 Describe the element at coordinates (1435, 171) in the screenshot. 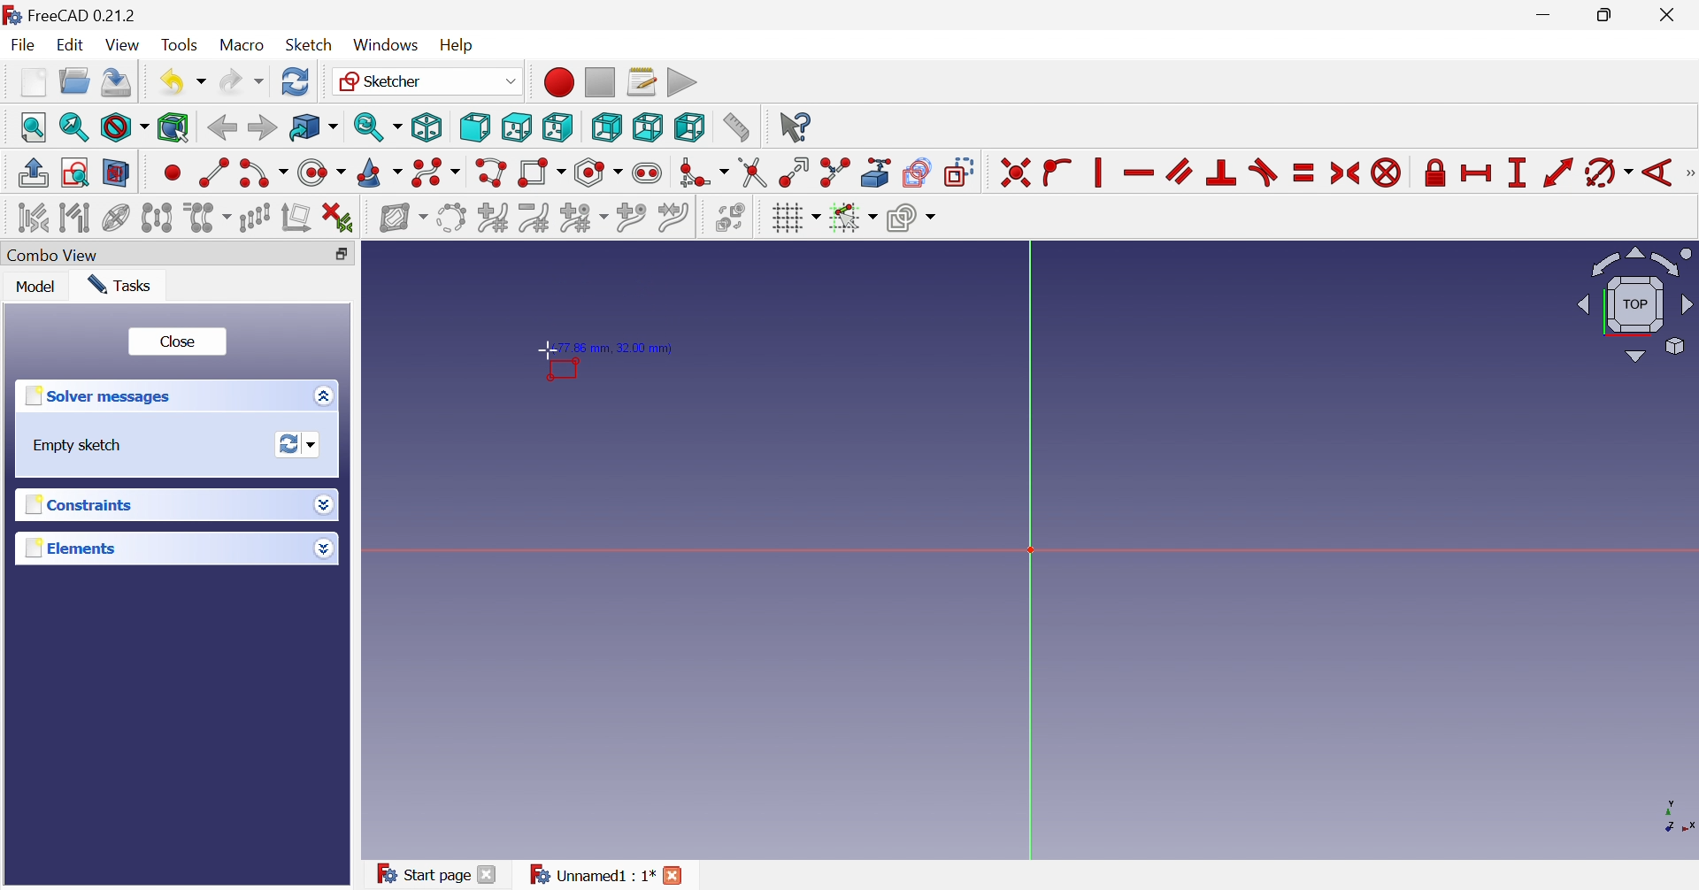

I see `Constrain lock` at that location.